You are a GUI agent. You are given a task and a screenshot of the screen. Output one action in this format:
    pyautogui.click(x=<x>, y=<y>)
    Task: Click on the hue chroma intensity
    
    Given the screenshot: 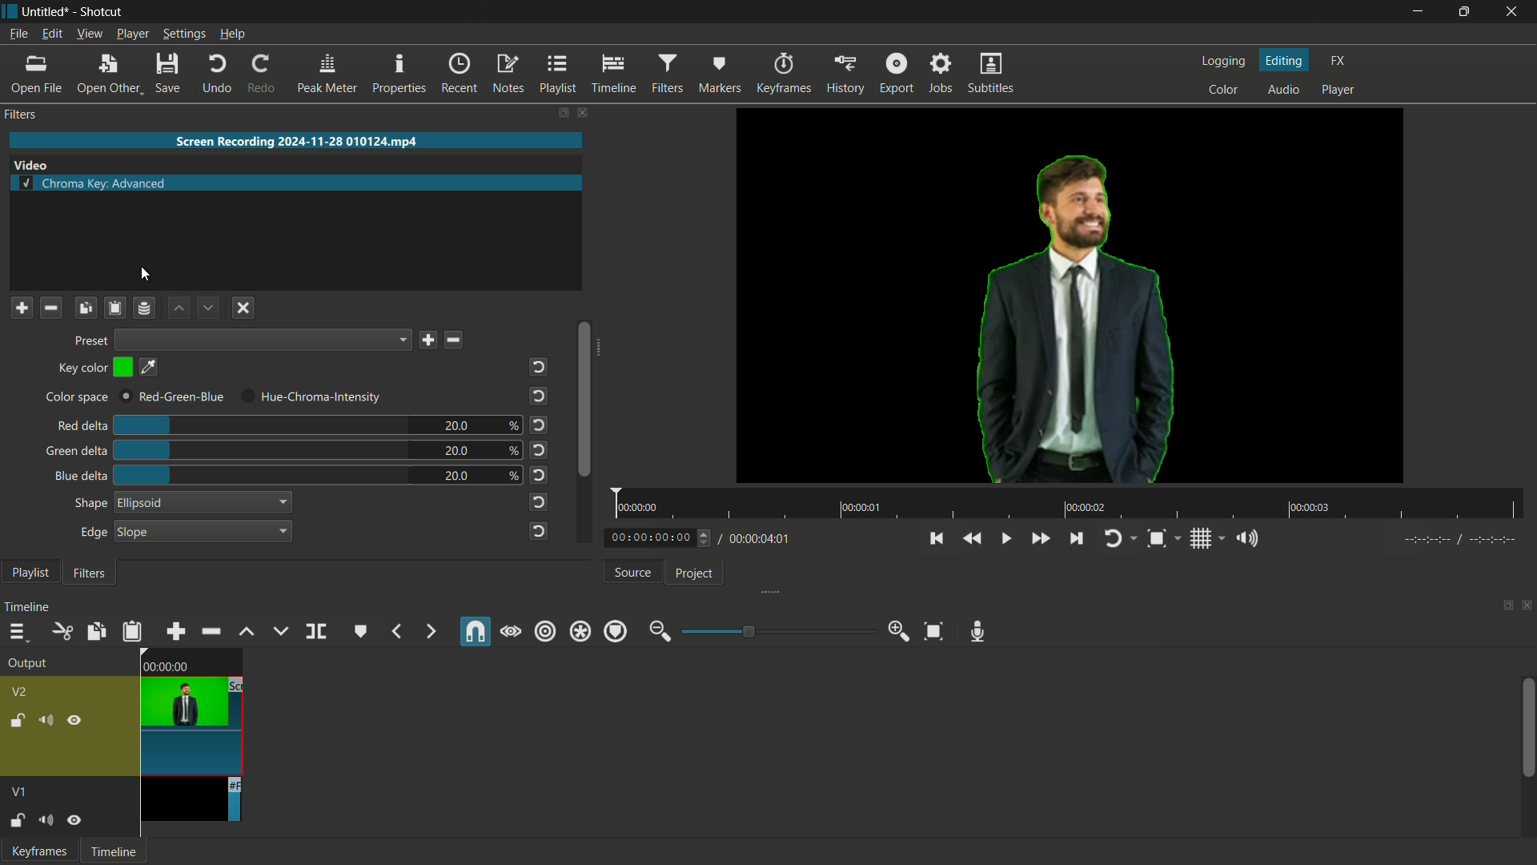 What is the action you would take?
    pyautogui.click(x=325, y=399)
    